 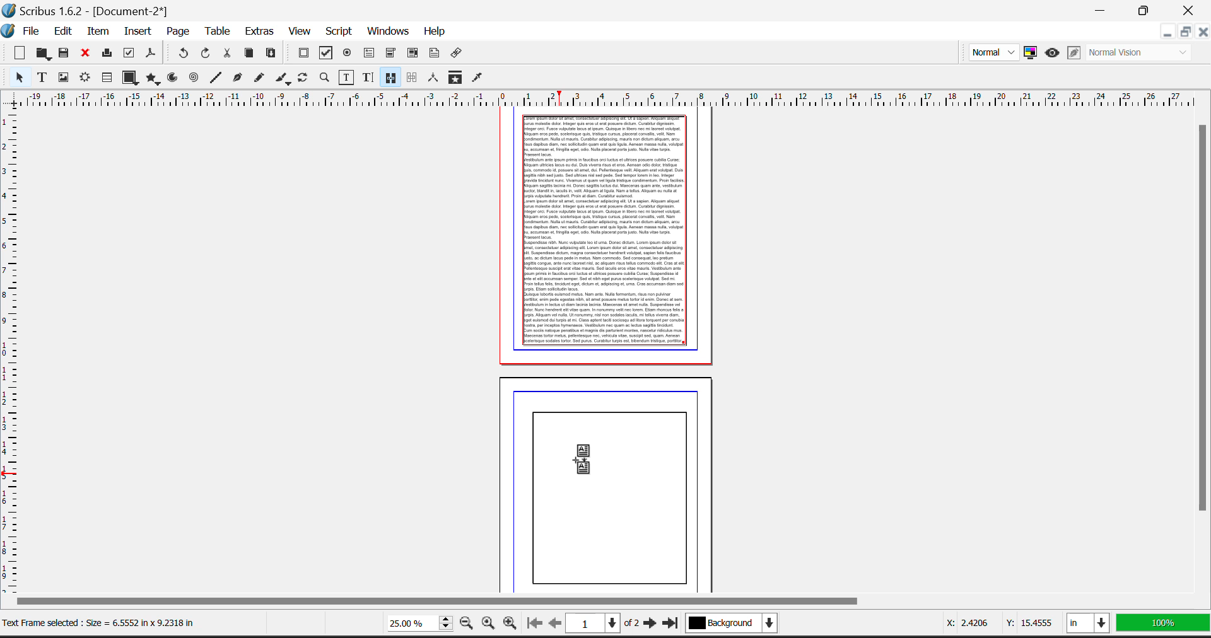 What do you see at coordinates (605, 231) in the screenshot?
I see `Page 1 Text Frame Selected` at bounding box center [605, 231].